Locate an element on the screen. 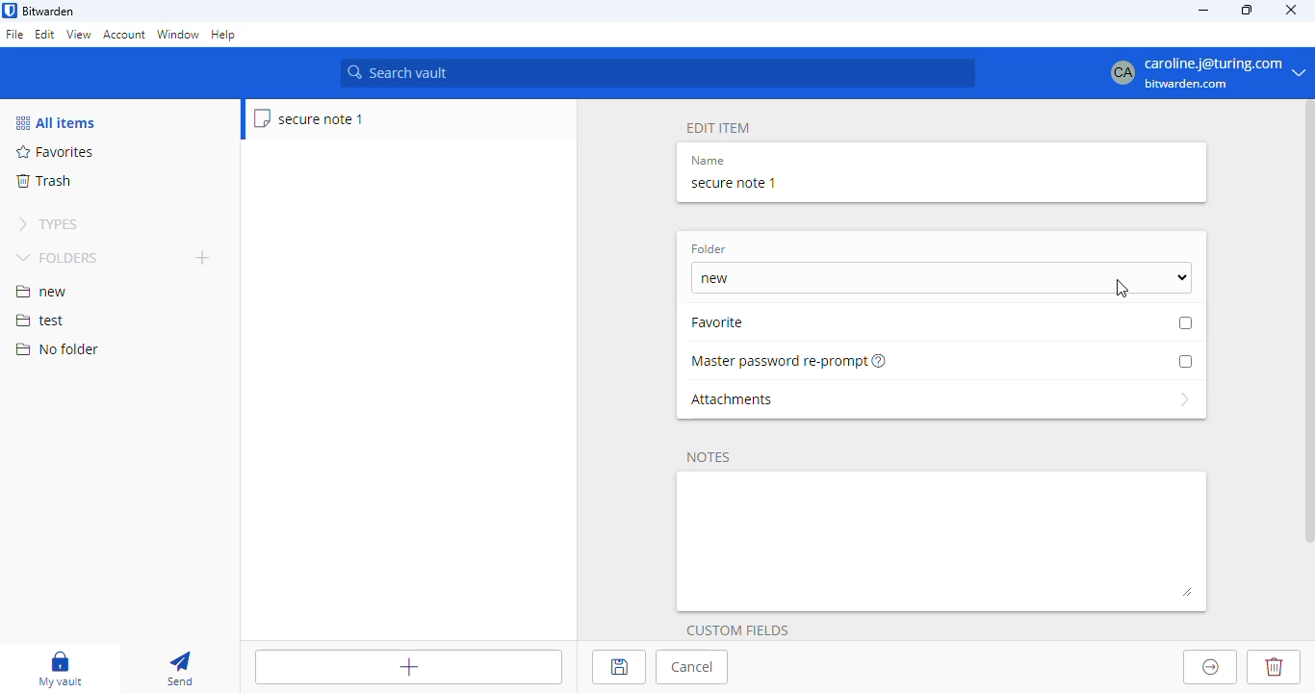  attachments is located at coordinates (941, 399).